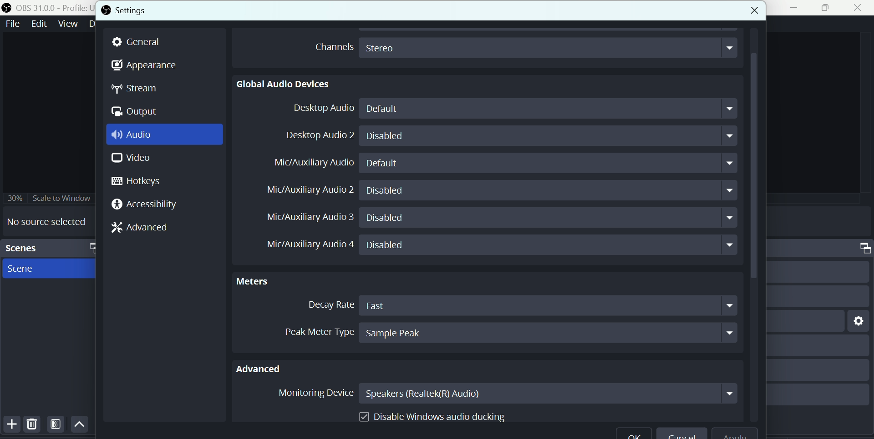 This screenshot has width=874, height=439. Describe the element at coordinates (284, 84) in the screenshot. I see `Global Audio Devices` at that location.